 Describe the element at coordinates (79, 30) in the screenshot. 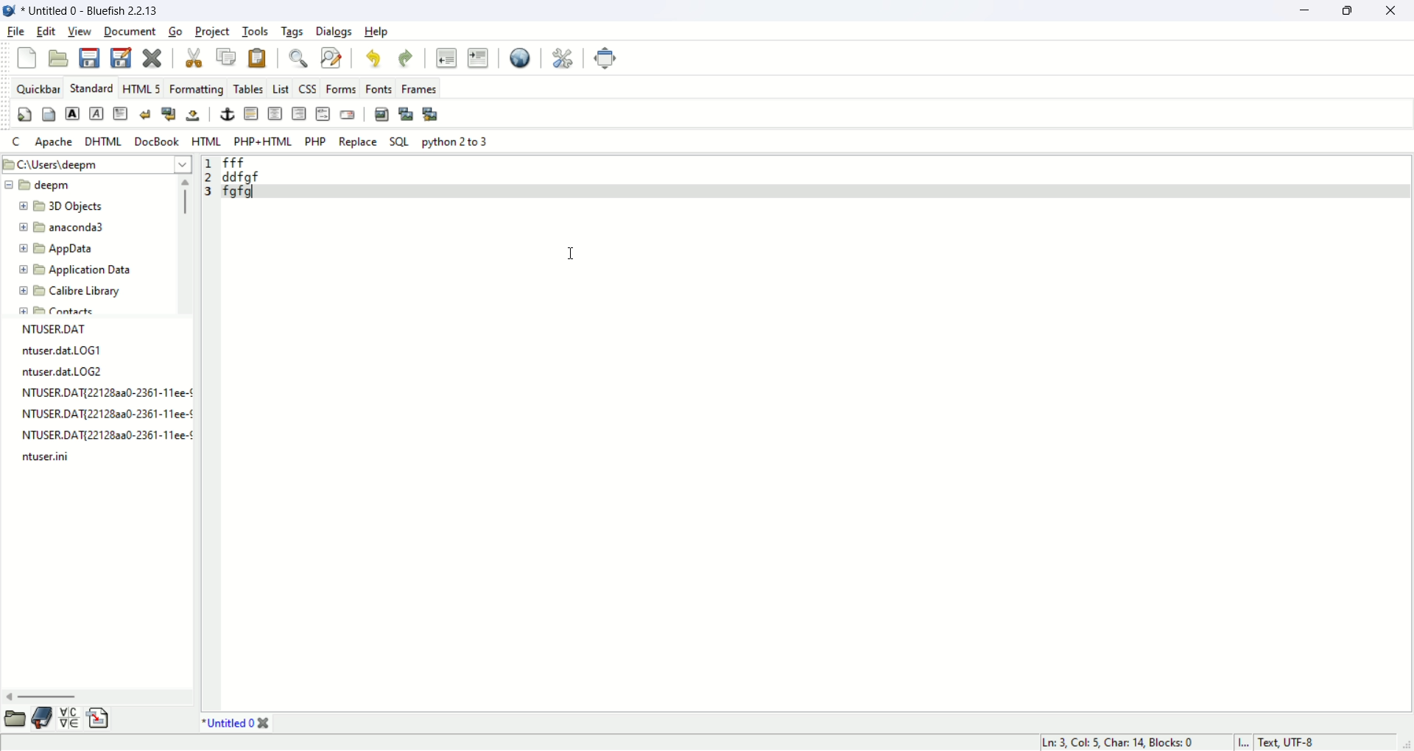

I see `view` at that location.